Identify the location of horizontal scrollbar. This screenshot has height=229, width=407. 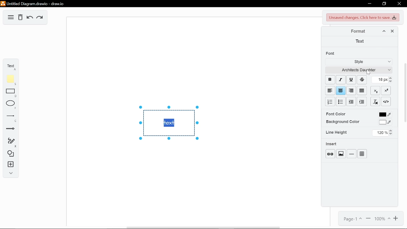
(203, 227).